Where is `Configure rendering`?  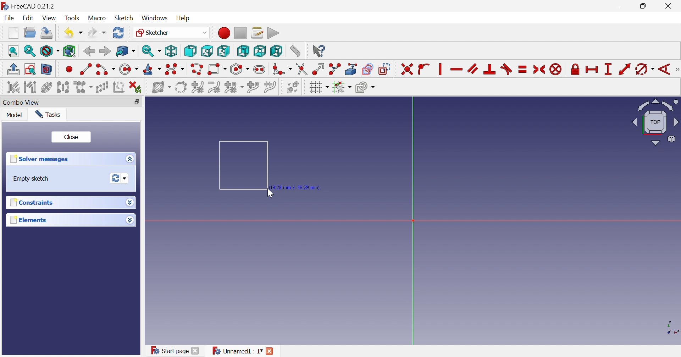
Configure rendering is located at coordinates (365, 88).